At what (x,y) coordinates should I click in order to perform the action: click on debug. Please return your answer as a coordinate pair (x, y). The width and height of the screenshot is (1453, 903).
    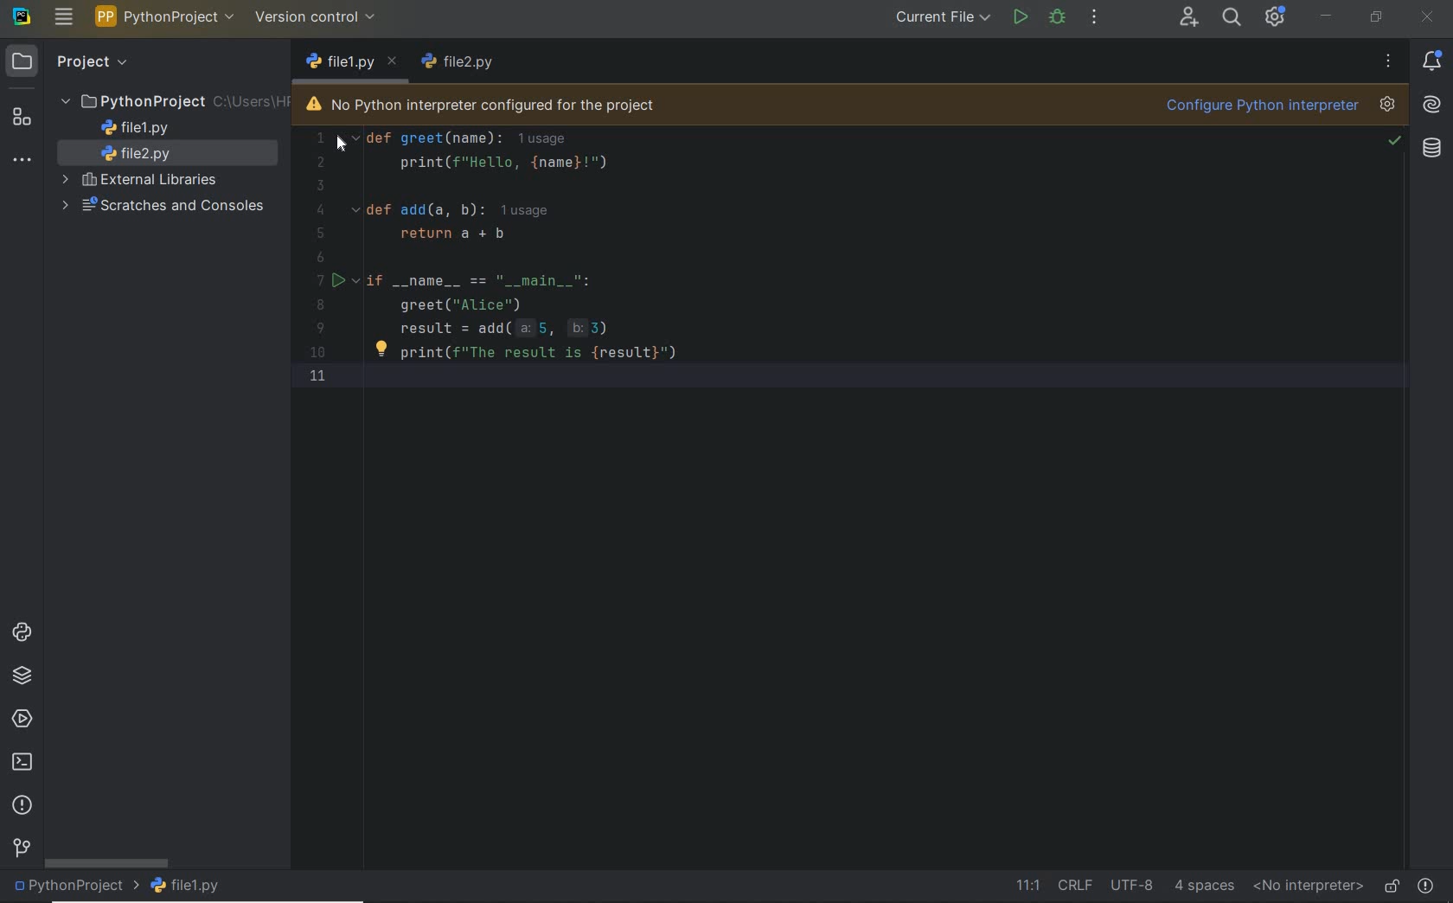
    Looking at the image, I should click on (1057, 20).